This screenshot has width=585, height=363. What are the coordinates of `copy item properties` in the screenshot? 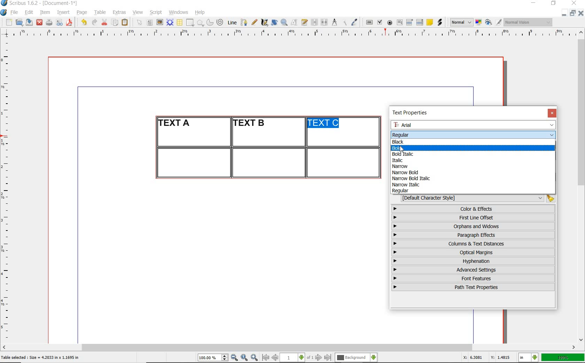 It's located at (344, 22).